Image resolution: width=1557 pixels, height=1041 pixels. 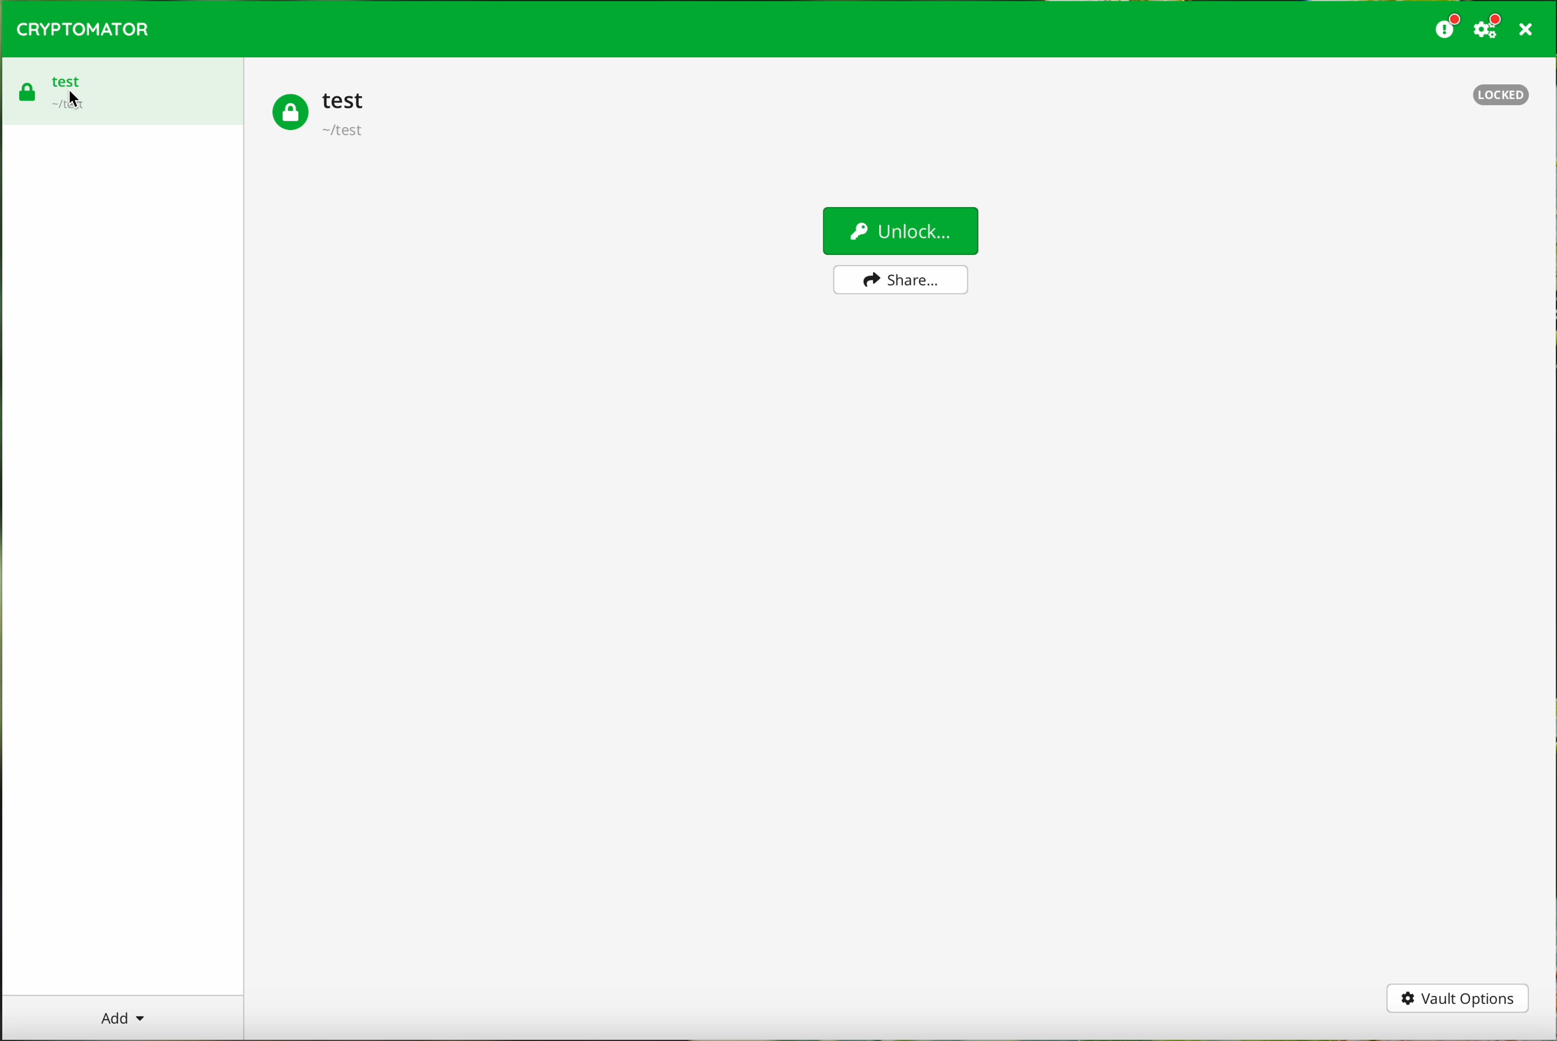 I want to click on close, so click(x=1524, y=29).